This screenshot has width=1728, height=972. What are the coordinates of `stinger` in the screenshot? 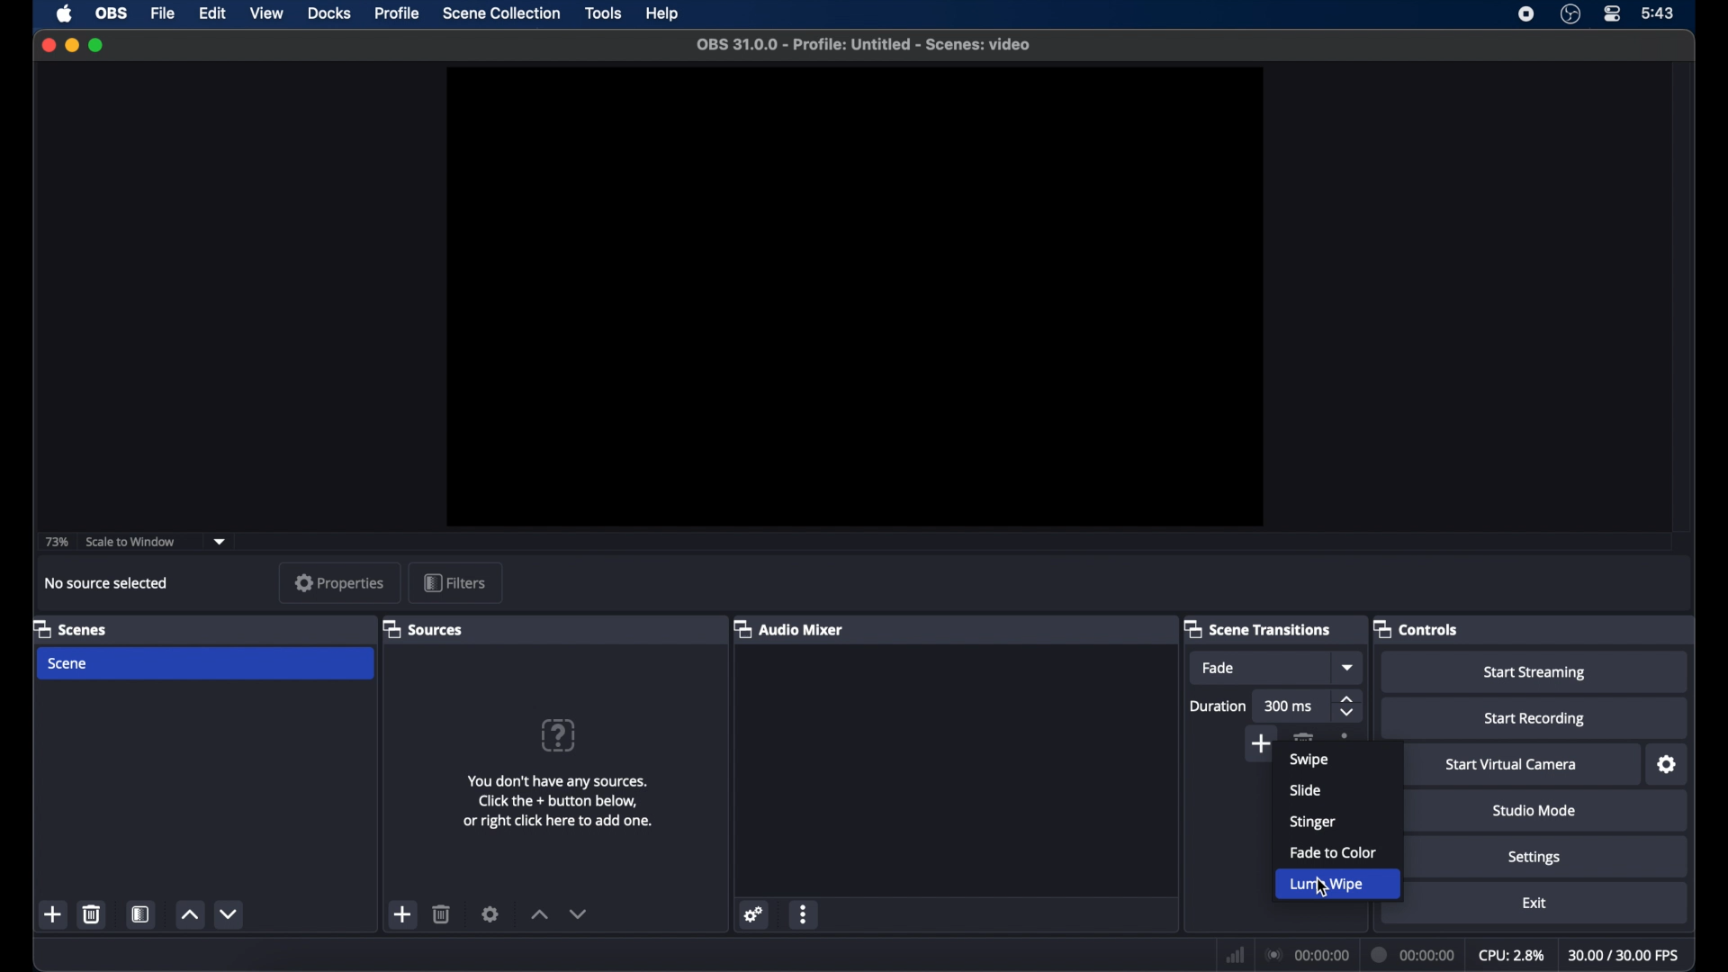 It's located at (1311, 822).